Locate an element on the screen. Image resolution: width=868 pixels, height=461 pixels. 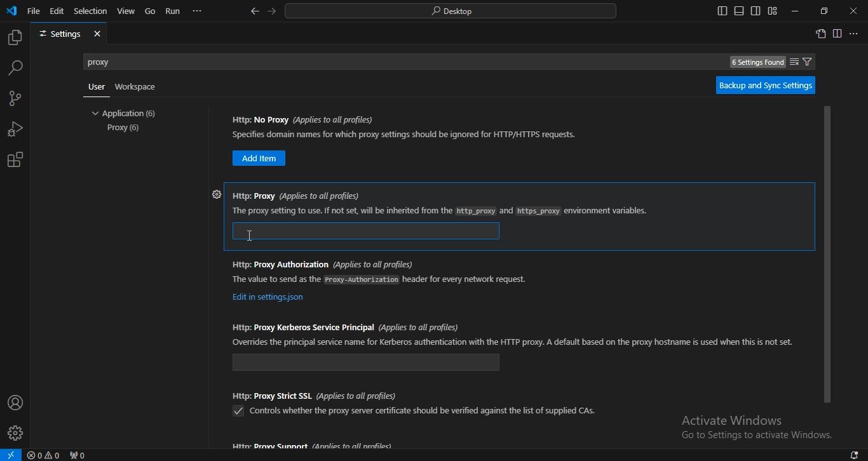
go back is located at coordinates (255, 11).